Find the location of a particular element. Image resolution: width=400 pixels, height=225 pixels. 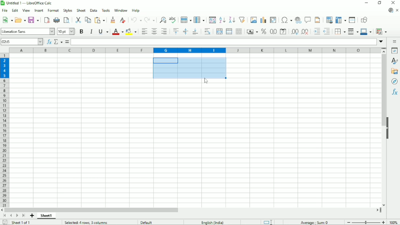

Unmerge cells is located at coordinates (239, 32).